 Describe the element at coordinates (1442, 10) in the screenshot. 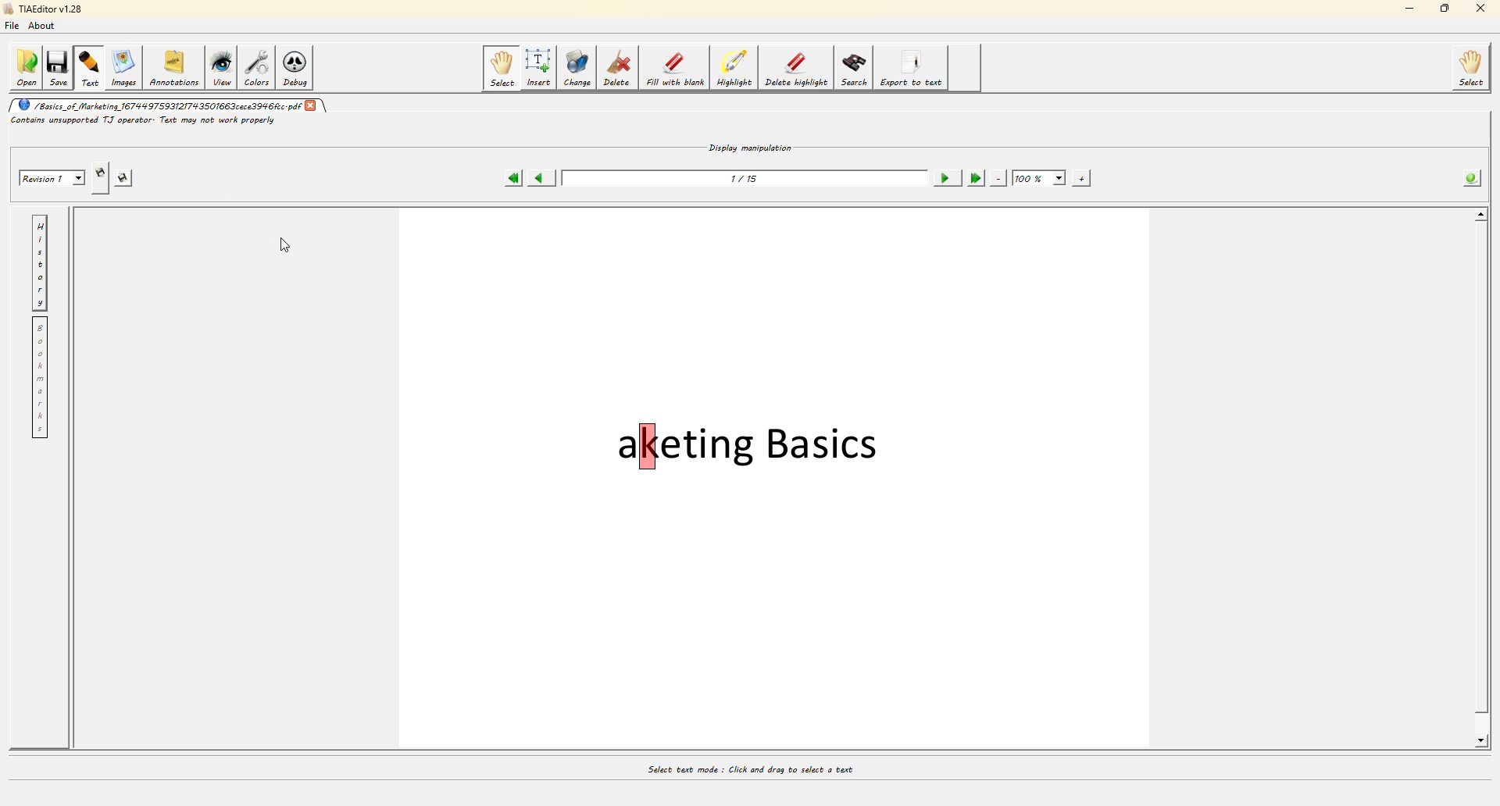

I see `maximize` at that location.